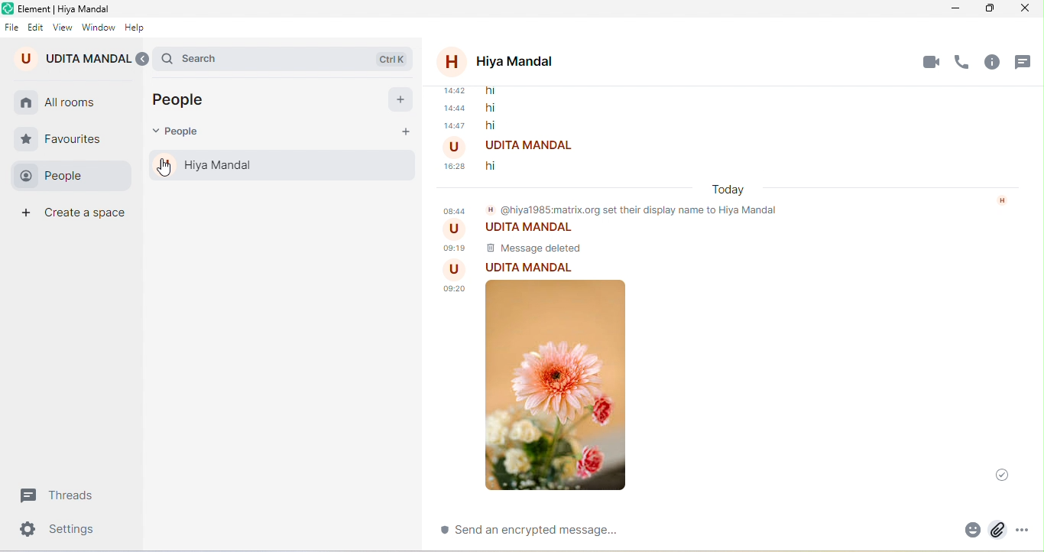 The image size is (1044, 552). What do you see at coordinates (534, 531) in the screenshot?
I see `send an encrypted message` at bounding box center [534, 531].